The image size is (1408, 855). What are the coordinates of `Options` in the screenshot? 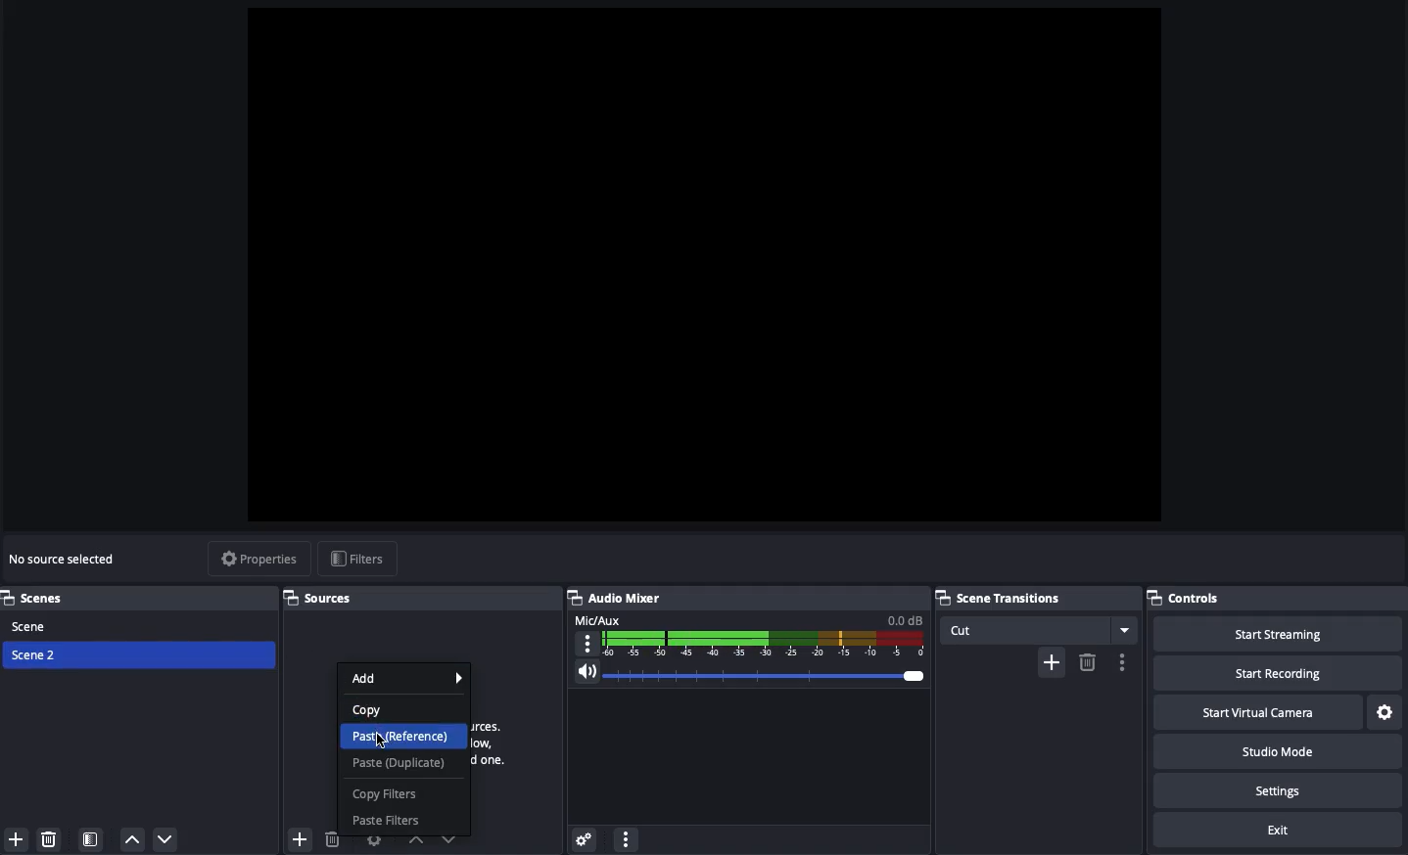 It's located at (628, 838).